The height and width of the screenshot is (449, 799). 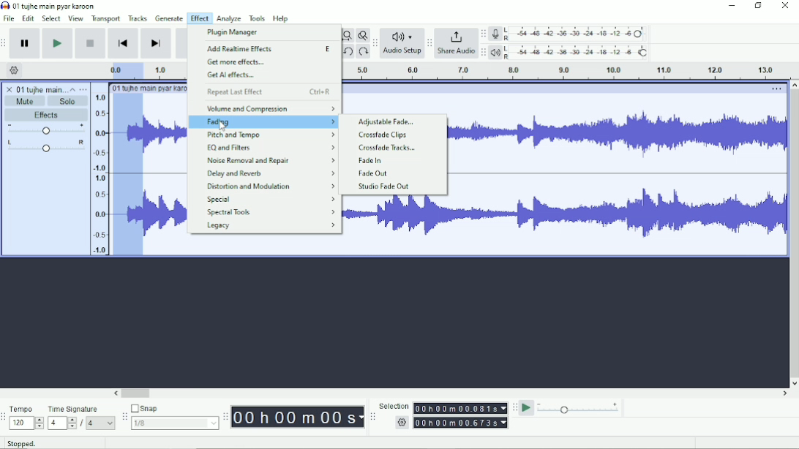 What do you see at coordinates (528, 408) in the screenshot?
I see `Play-at-speed` at bounding box center [528, 408].